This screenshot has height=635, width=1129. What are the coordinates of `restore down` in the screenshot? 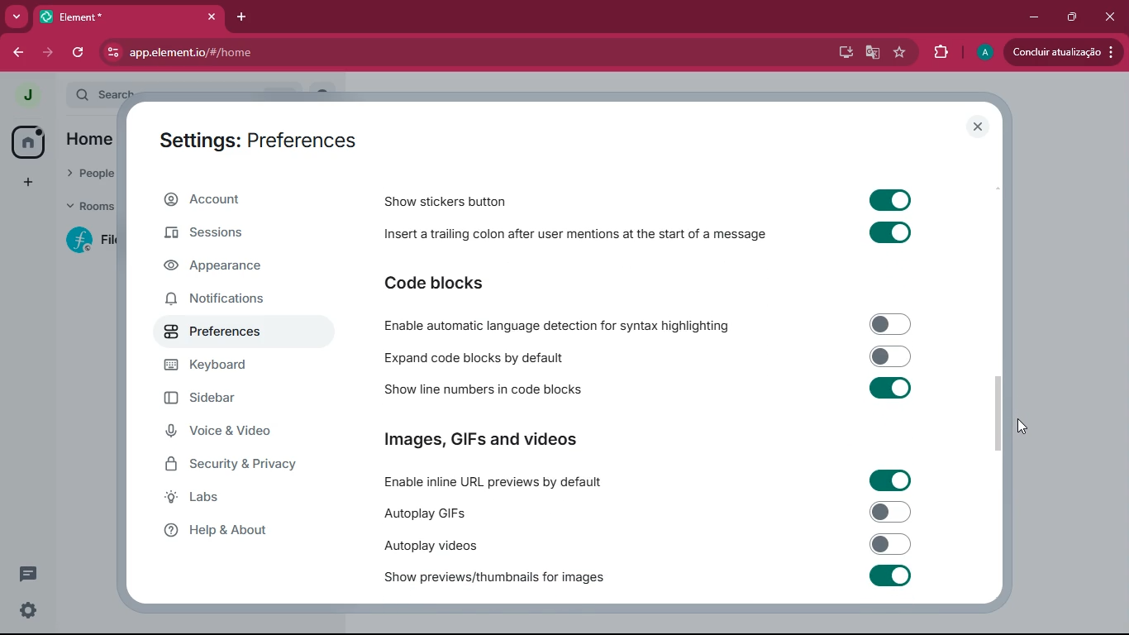 It's located at (1070, 17).